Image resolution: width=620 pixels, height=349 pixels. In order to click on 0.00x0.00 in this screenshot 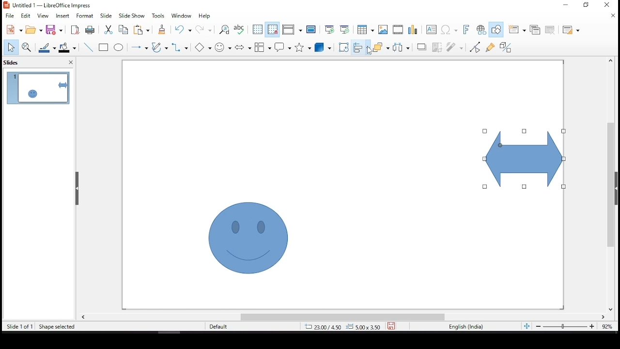, I will do `click(363, 326)`.